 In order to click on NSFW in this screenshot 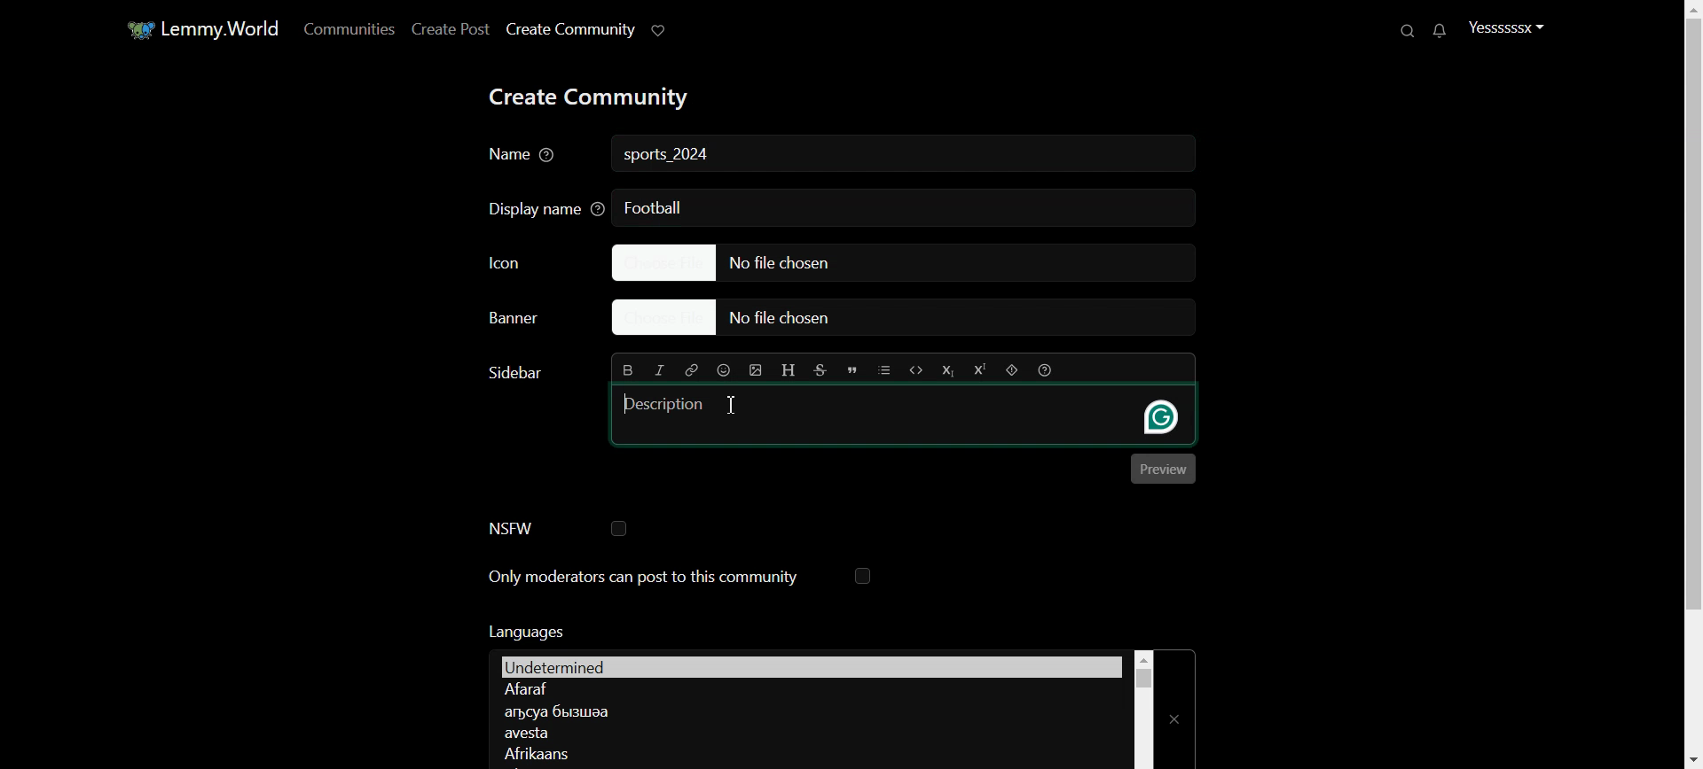, I will do `click(557, 528)`.